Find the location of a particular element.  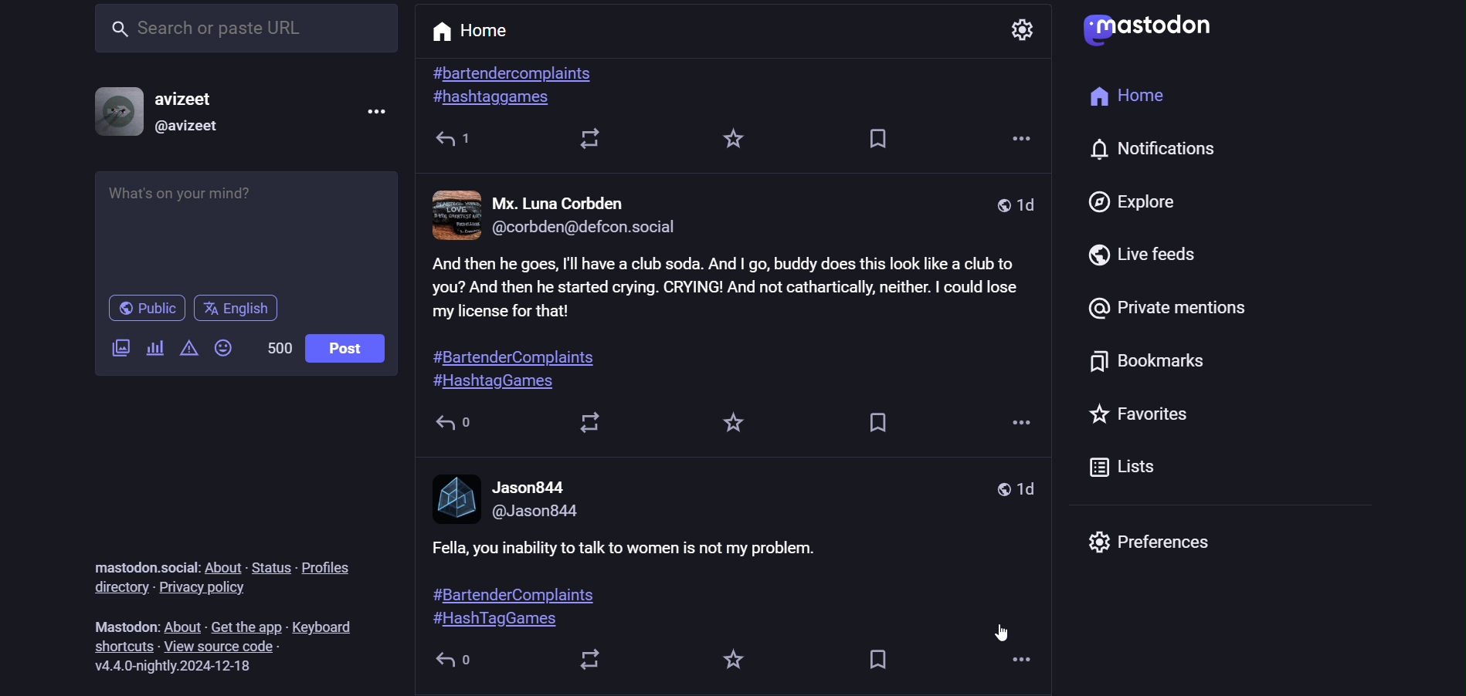

MX.Luna corbden is located at coordinates (575, 201).